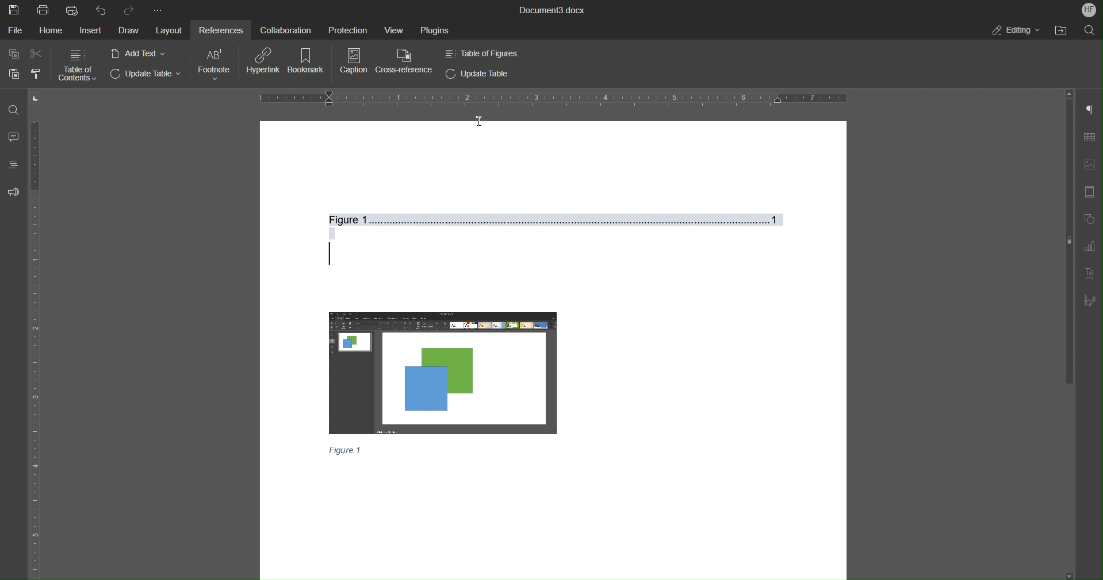 The width and height of the screenshot is (1103, 580). What do you see at coordinates (353, 62) in the screenshot?
I see `Caption` at bounding box center [353, 62].